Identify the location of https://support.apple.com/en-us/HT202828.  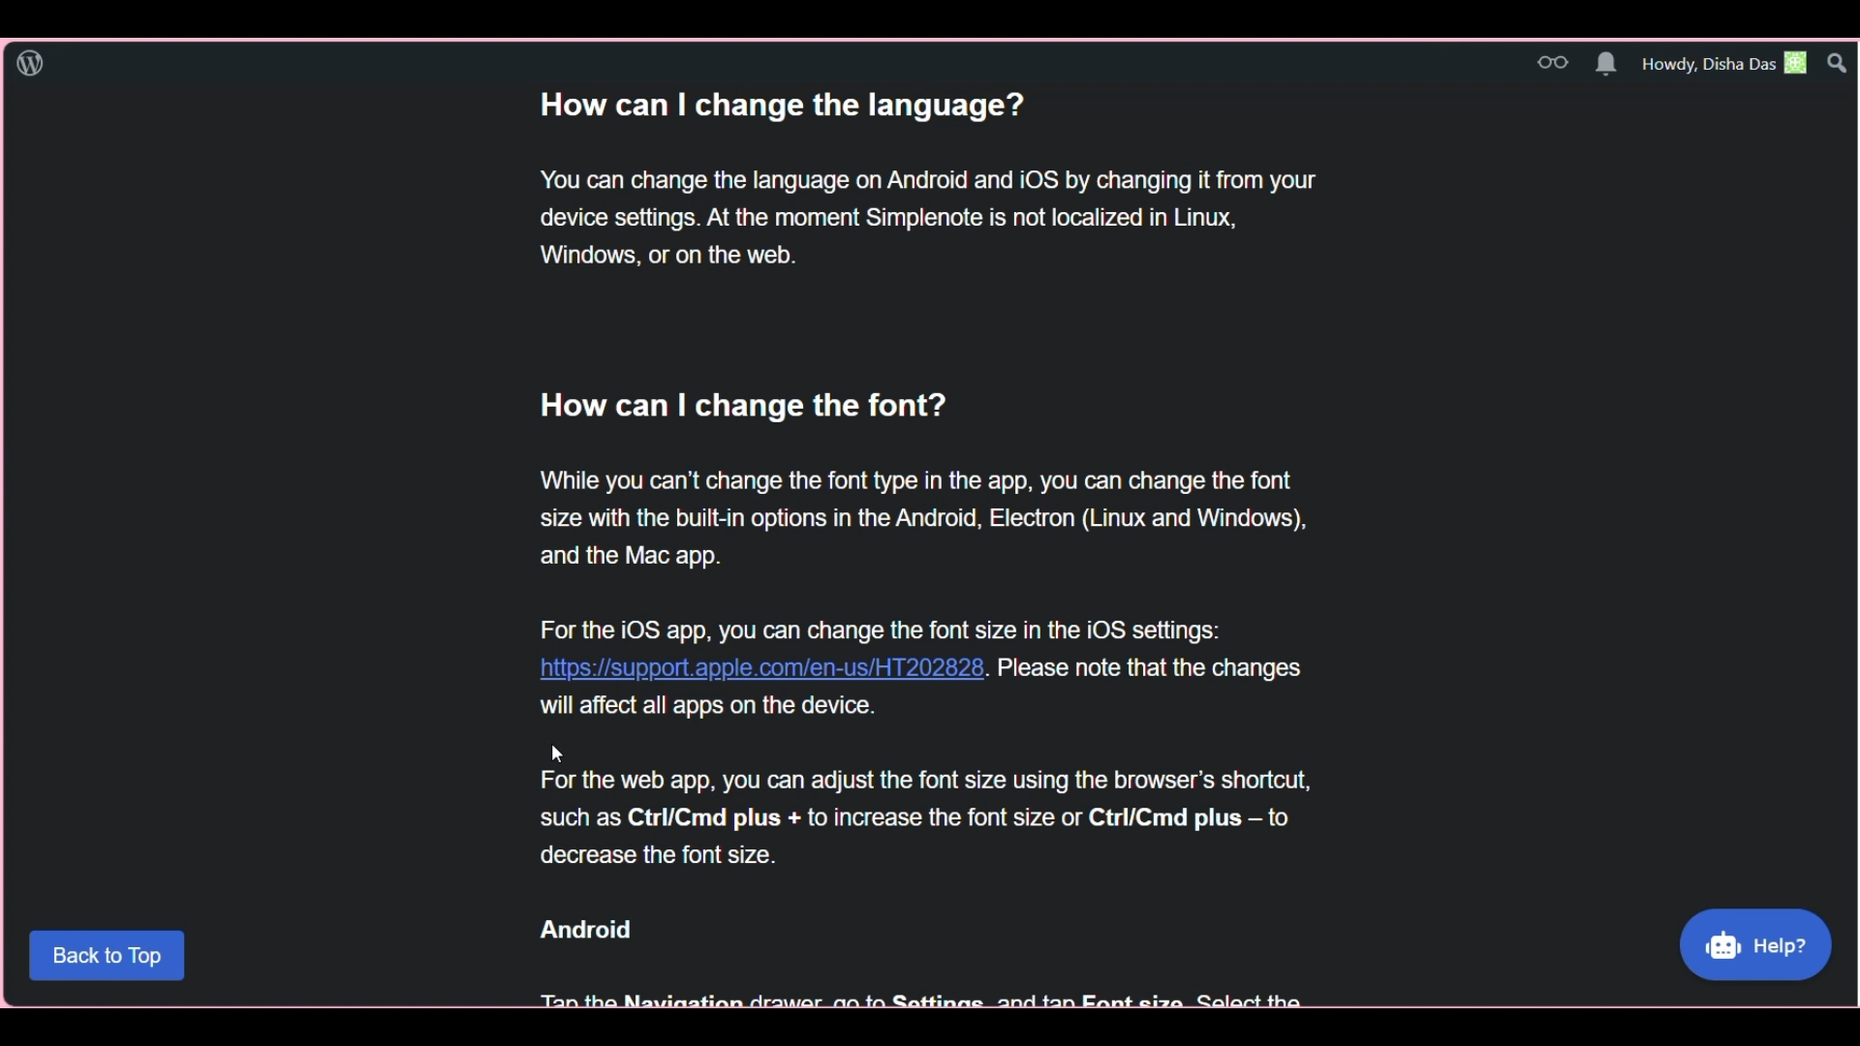
(759, 664).